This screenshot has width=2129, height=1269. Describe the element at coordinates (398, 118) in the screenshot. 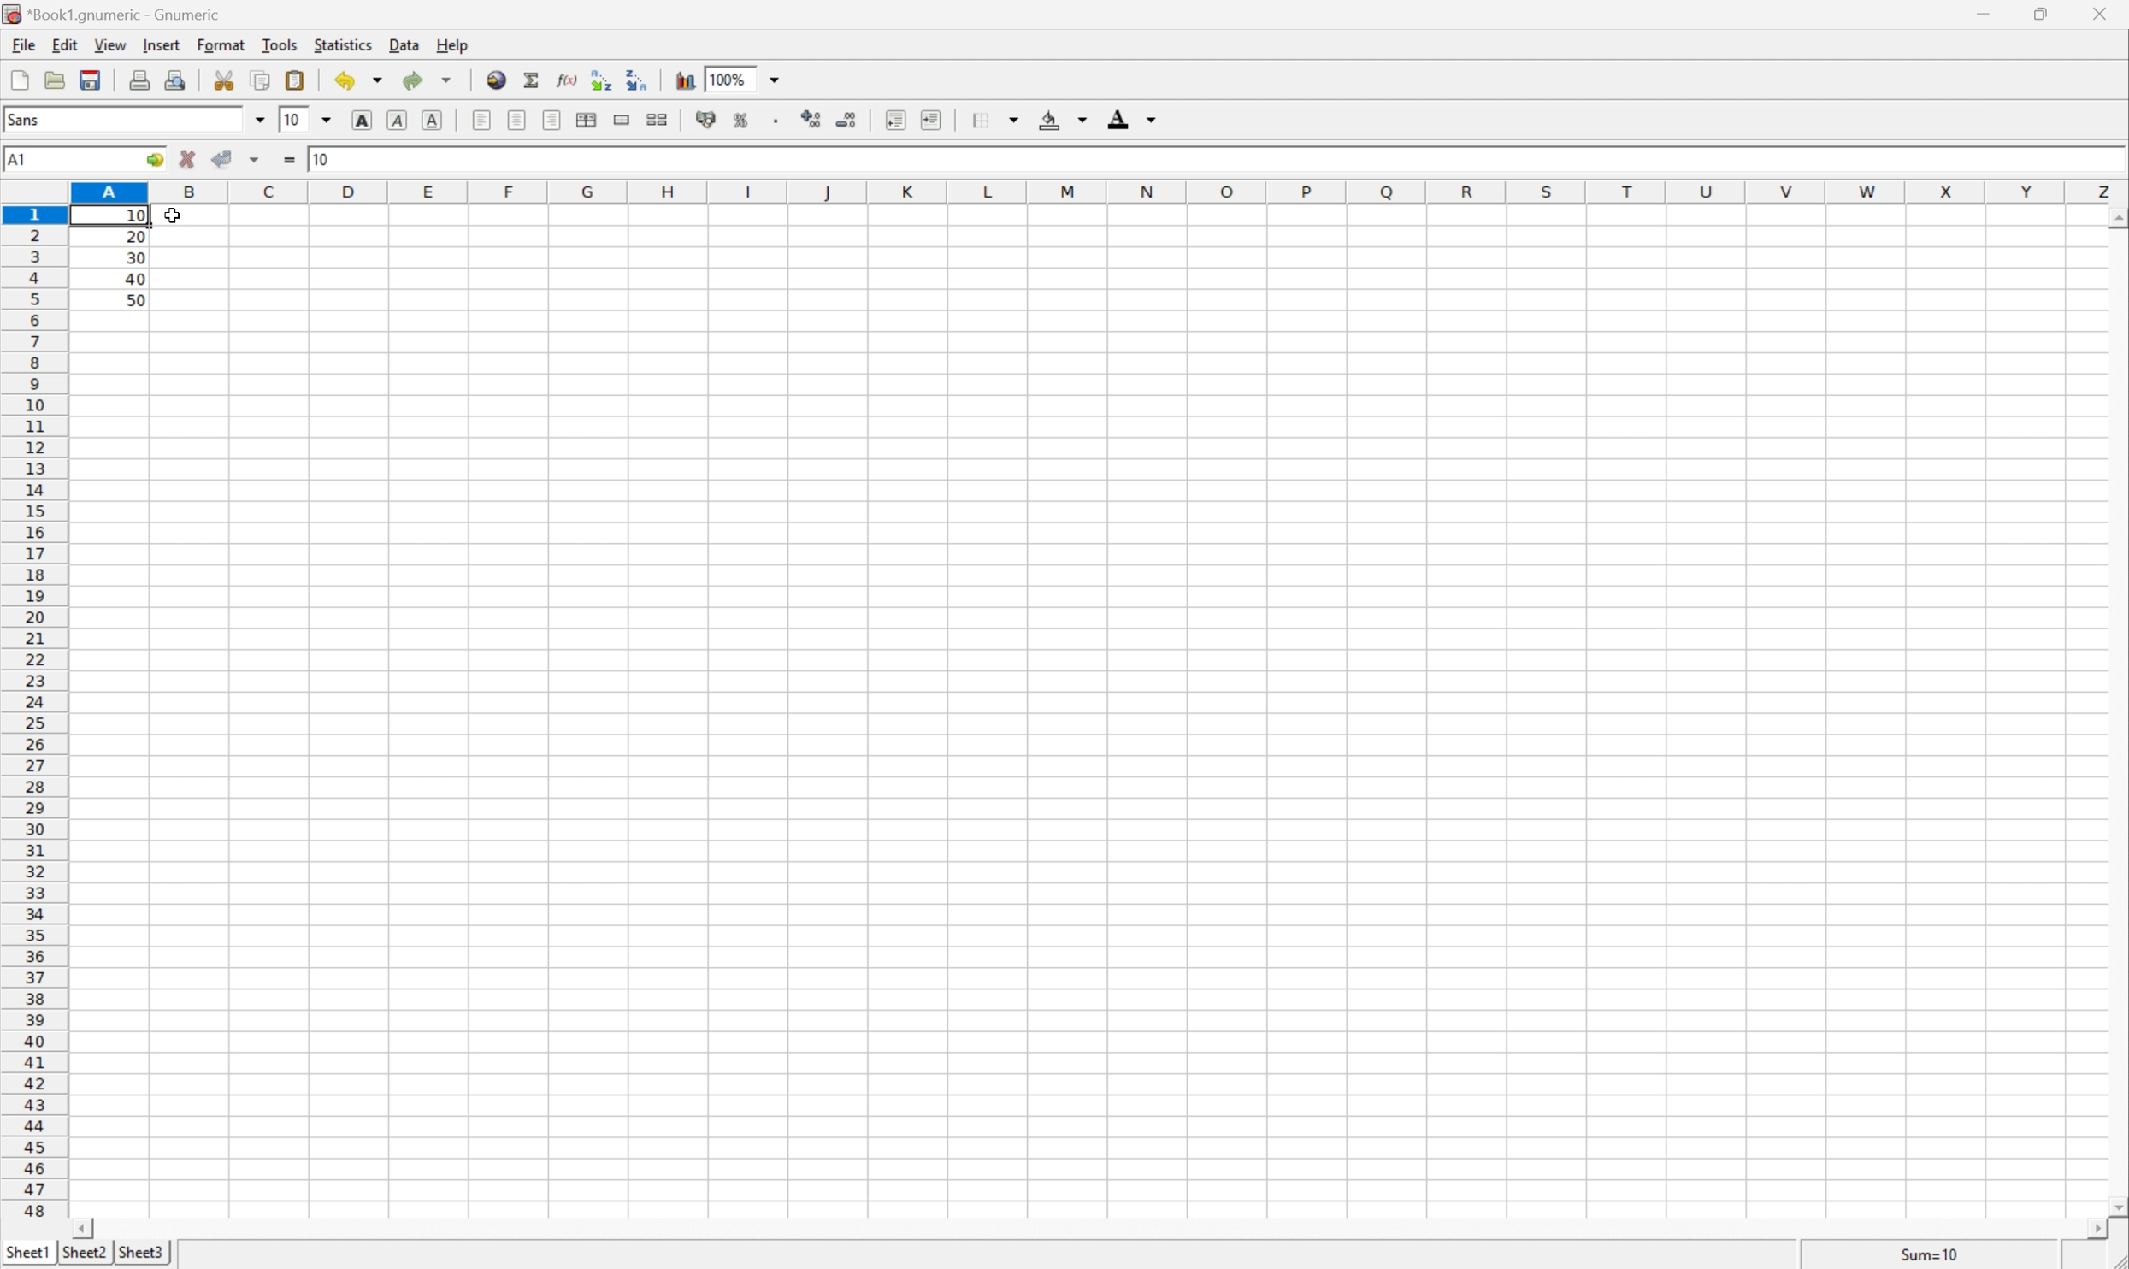

I see `Italic` at that location.